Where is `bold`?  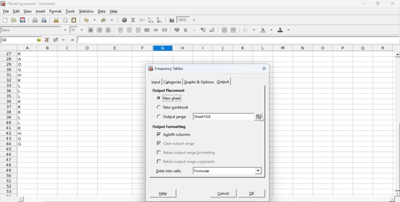
bold is located at coordinates (91, 30).